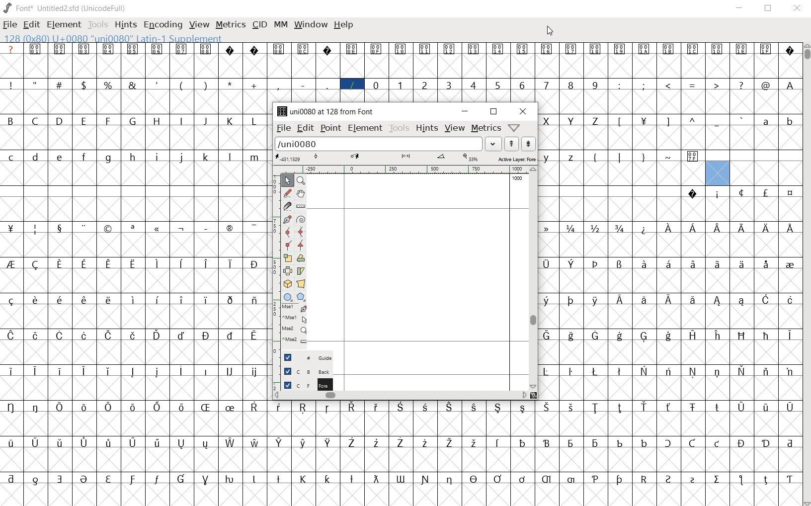 The image size is (811, 506). I want to click on glyph, so click(254, 407).